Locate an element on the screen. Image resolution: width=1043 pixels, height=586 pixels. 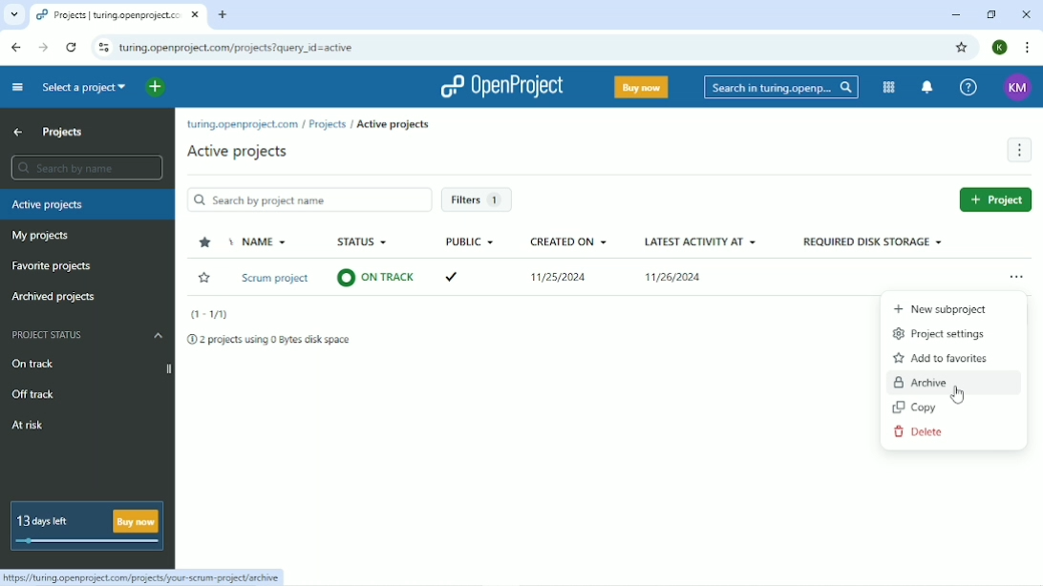
Open menu is located at coordinates (1017, 279).